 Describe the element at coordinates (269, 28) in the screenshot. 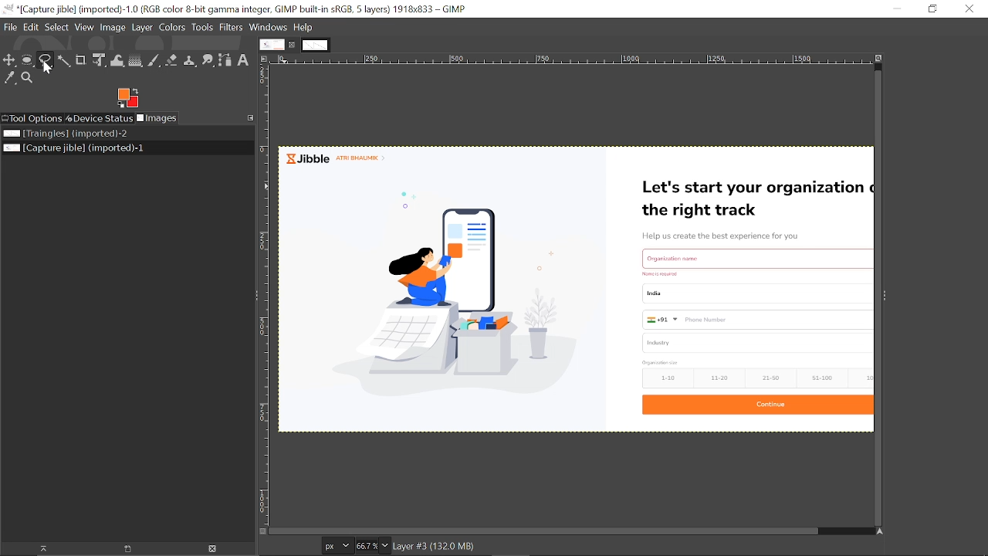

I see `Windows` at that location.